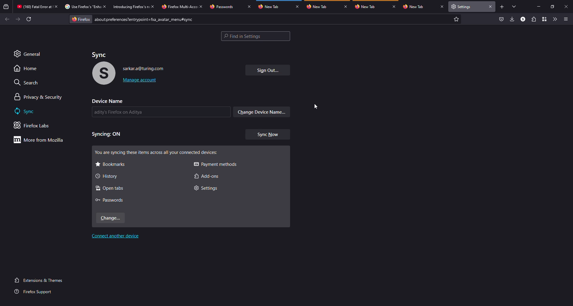 This screenshot has height=306, width=573. I want to click on firefox support, so click(35, 292).